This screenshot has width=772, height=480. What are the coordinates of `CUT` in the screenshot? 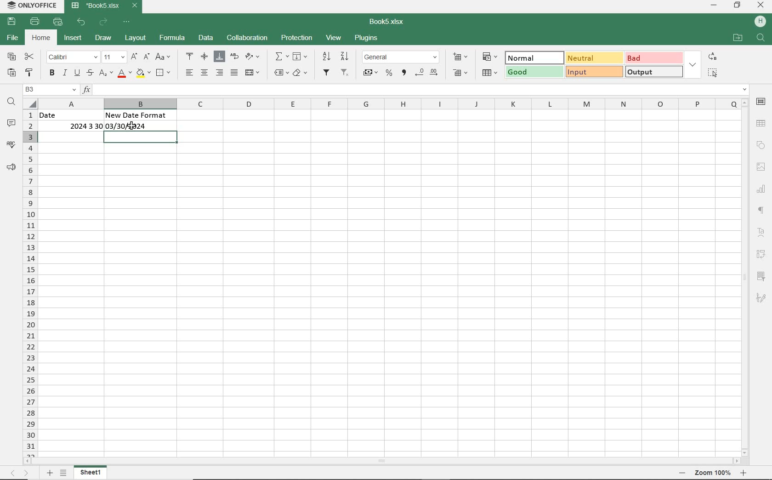 It's located at (29, 57).